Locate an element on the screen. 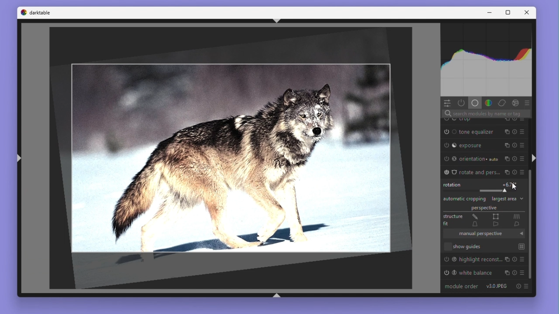 Image resolution: width=559 pixels, height=314 pixels. Histogram is located at coordinates (487, 59).